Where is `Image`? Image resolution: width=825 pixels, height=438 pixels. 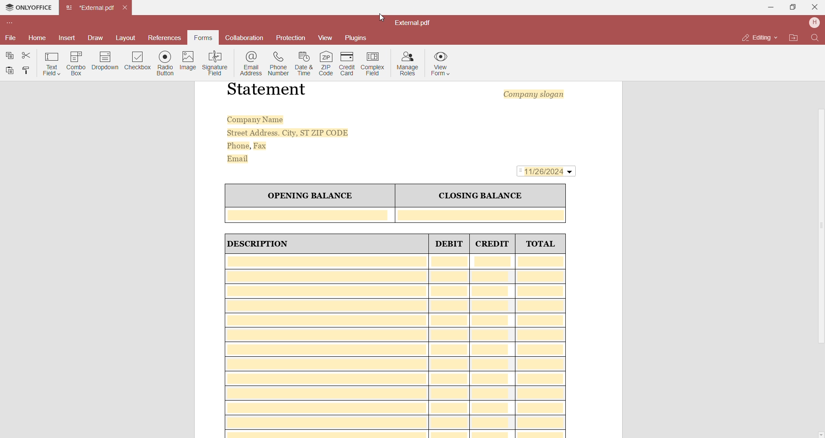
Image is located at coordinates (188, 61).